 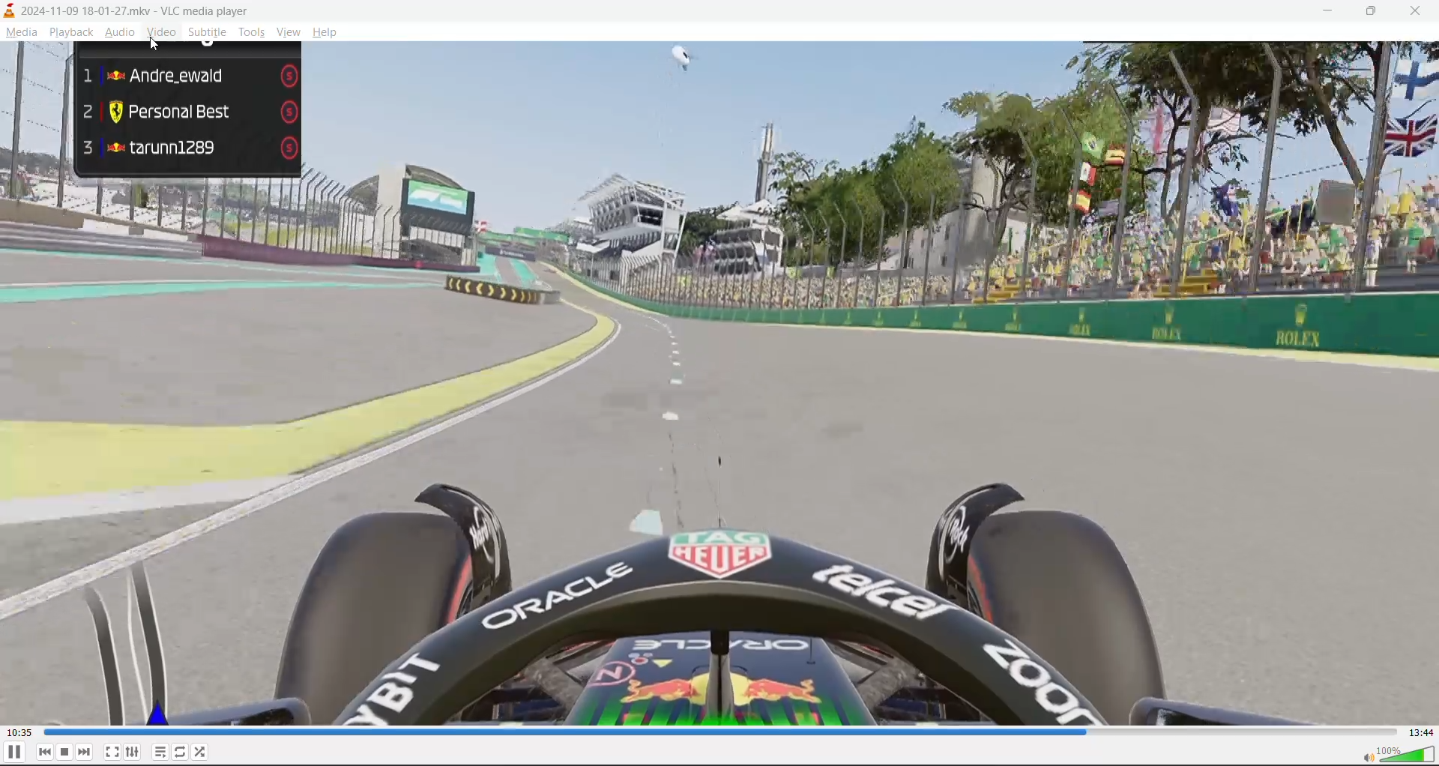 I want to click on media, so click(x=22, y=32).